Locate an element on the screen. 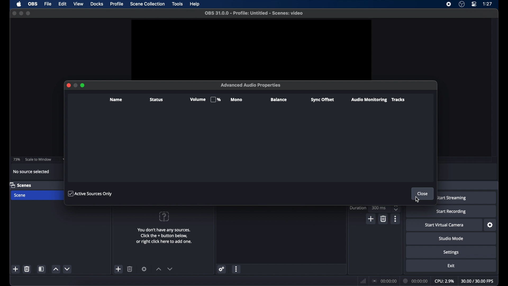  cursor is located at coordinates (418, 199).